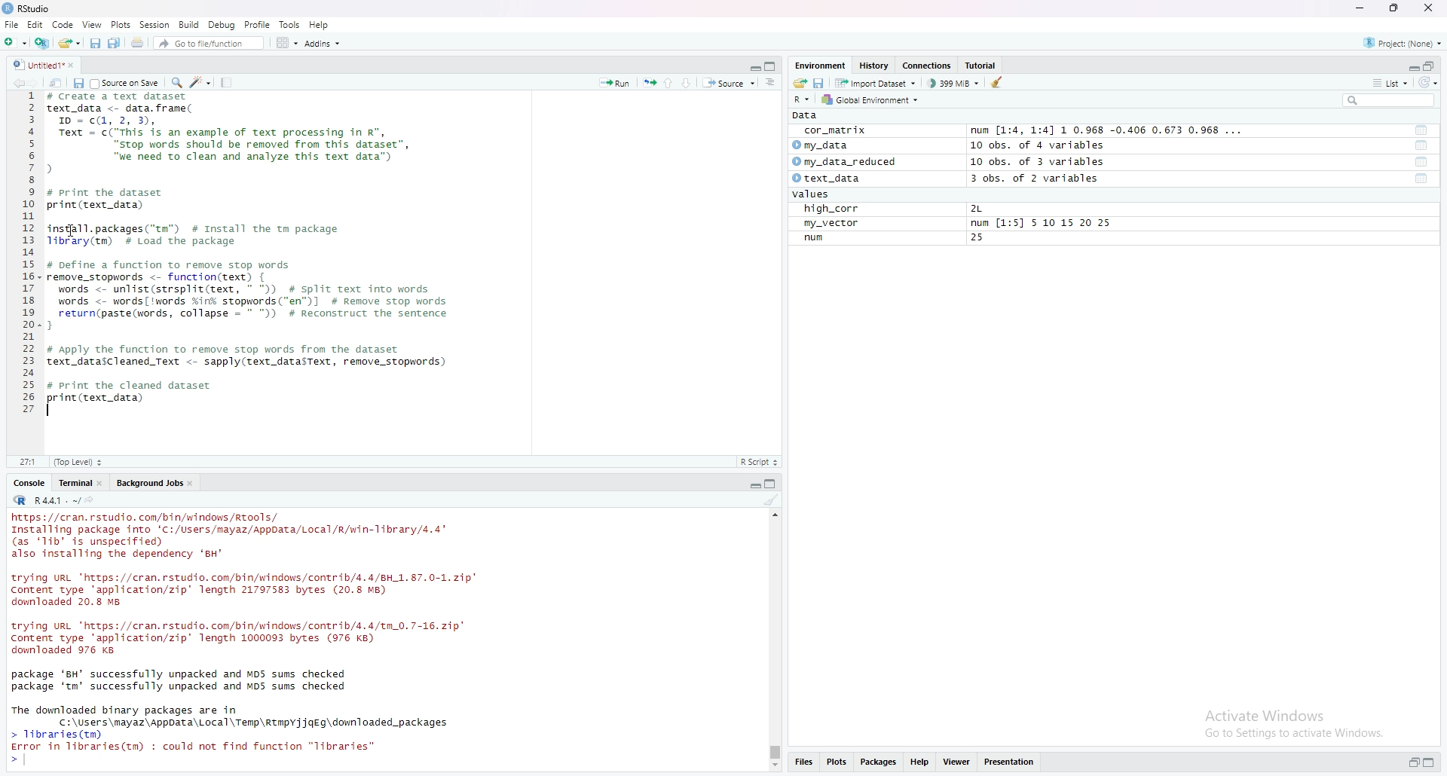 This screenshot has width=1447, height=776. What do you see at coordinates (1038, 145) in the screenshot?
I see `10 obs. of 4 variables` at bounding box center [1038, 145].